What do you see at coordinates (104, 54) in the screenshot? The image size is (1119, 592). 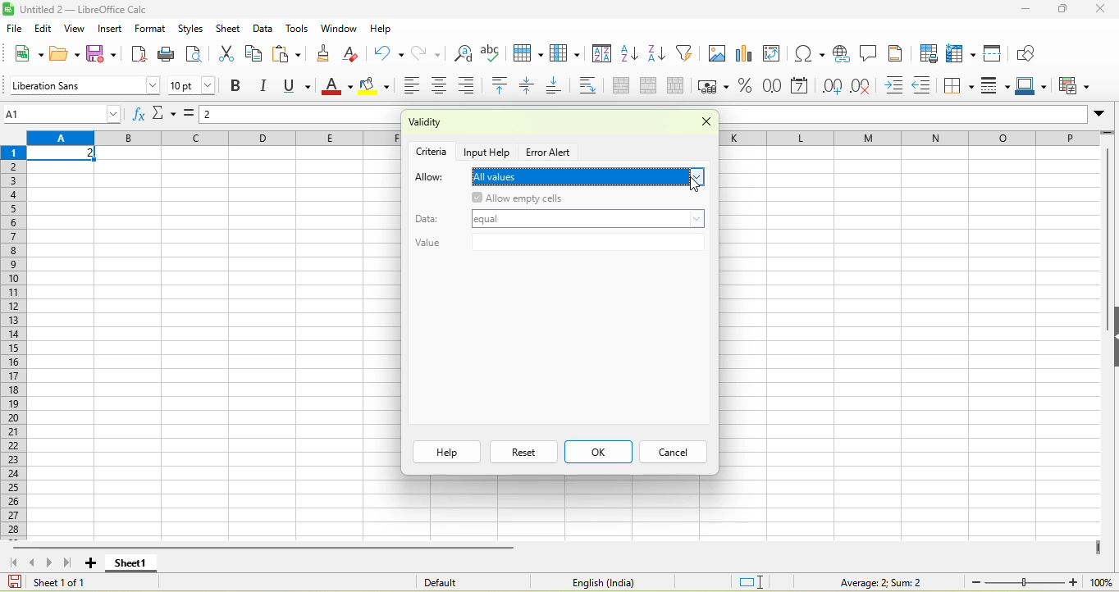 I see `save` at bounding box center [104, 54].